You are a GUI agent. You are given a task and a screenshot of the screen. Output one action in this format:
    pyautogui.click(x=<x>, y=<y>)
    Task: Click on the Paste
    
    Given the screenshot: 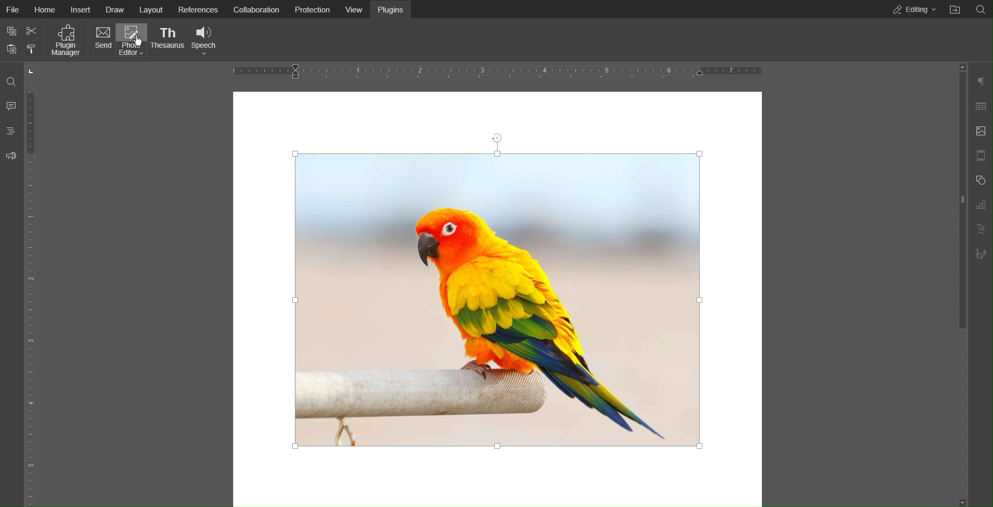 What is the action you would take?
    pyautogui.click(x=11, y=49)
    